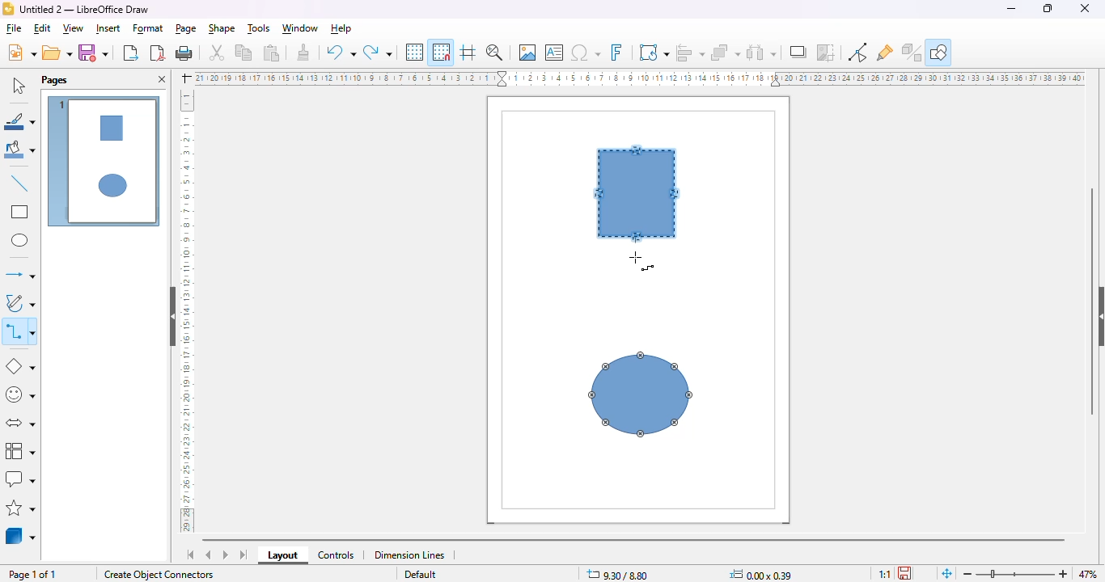 The image size is (1105, 582). Describe the element at coordinates (618, 574) in the screenshot. I see `9.30/8.80` at that location.